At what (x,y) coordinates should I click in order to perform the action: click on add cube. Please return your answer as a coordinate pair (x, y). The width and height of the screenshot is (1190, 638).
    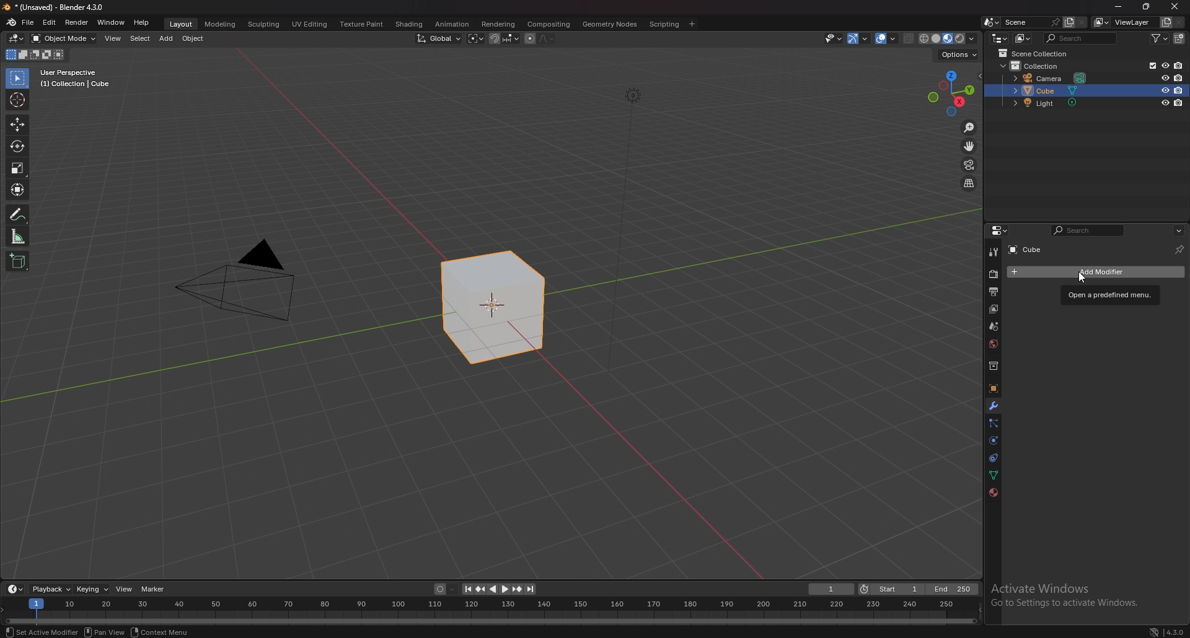
    Looking at the image, I should click on (17, 261).